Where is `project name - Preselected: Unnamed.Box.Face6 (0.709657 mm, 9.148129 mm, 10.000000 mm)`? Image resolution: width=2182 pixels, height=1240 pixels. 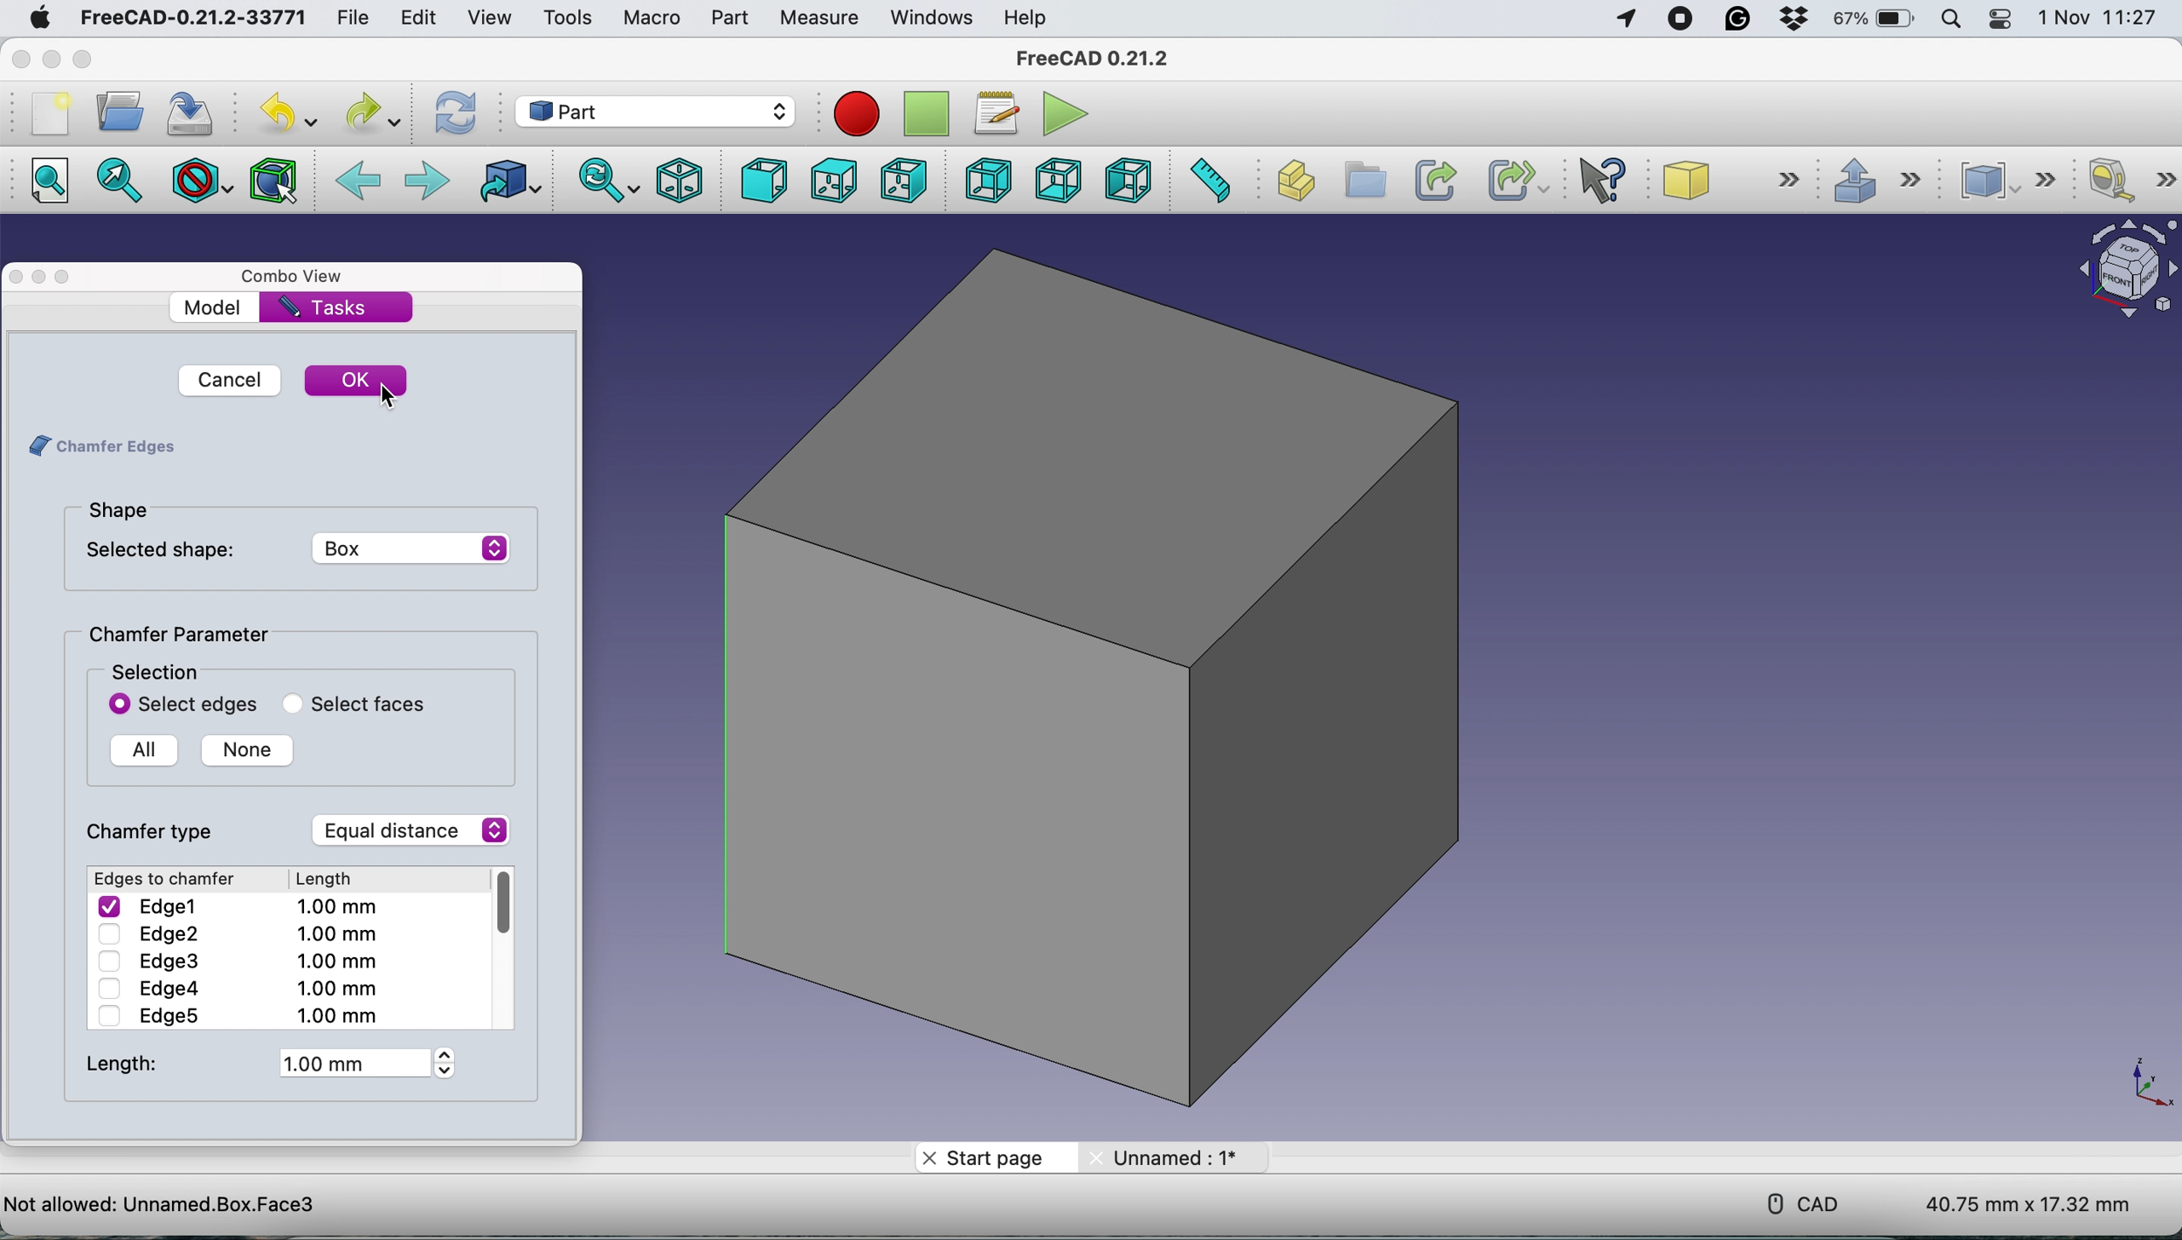 project name - Preselected: Unnamed.Box.Face6 (0.709657 mm, 9.148129 mm, 10.000000 mm) is located at coordinates (376, 1206).